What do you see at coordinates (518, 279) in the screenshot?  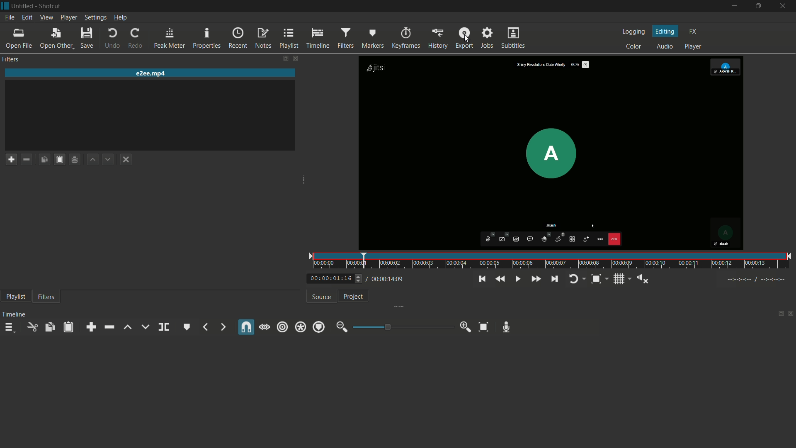 I see `toggle play or pause` at bounding box center [518, 279].